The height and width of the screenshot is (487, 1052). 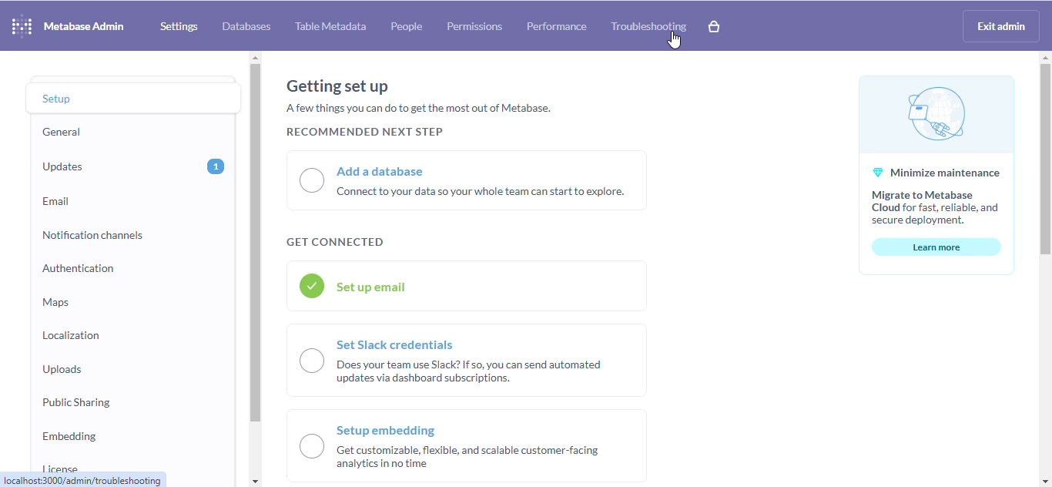 I want to click on general, so click(x=62, y=133).